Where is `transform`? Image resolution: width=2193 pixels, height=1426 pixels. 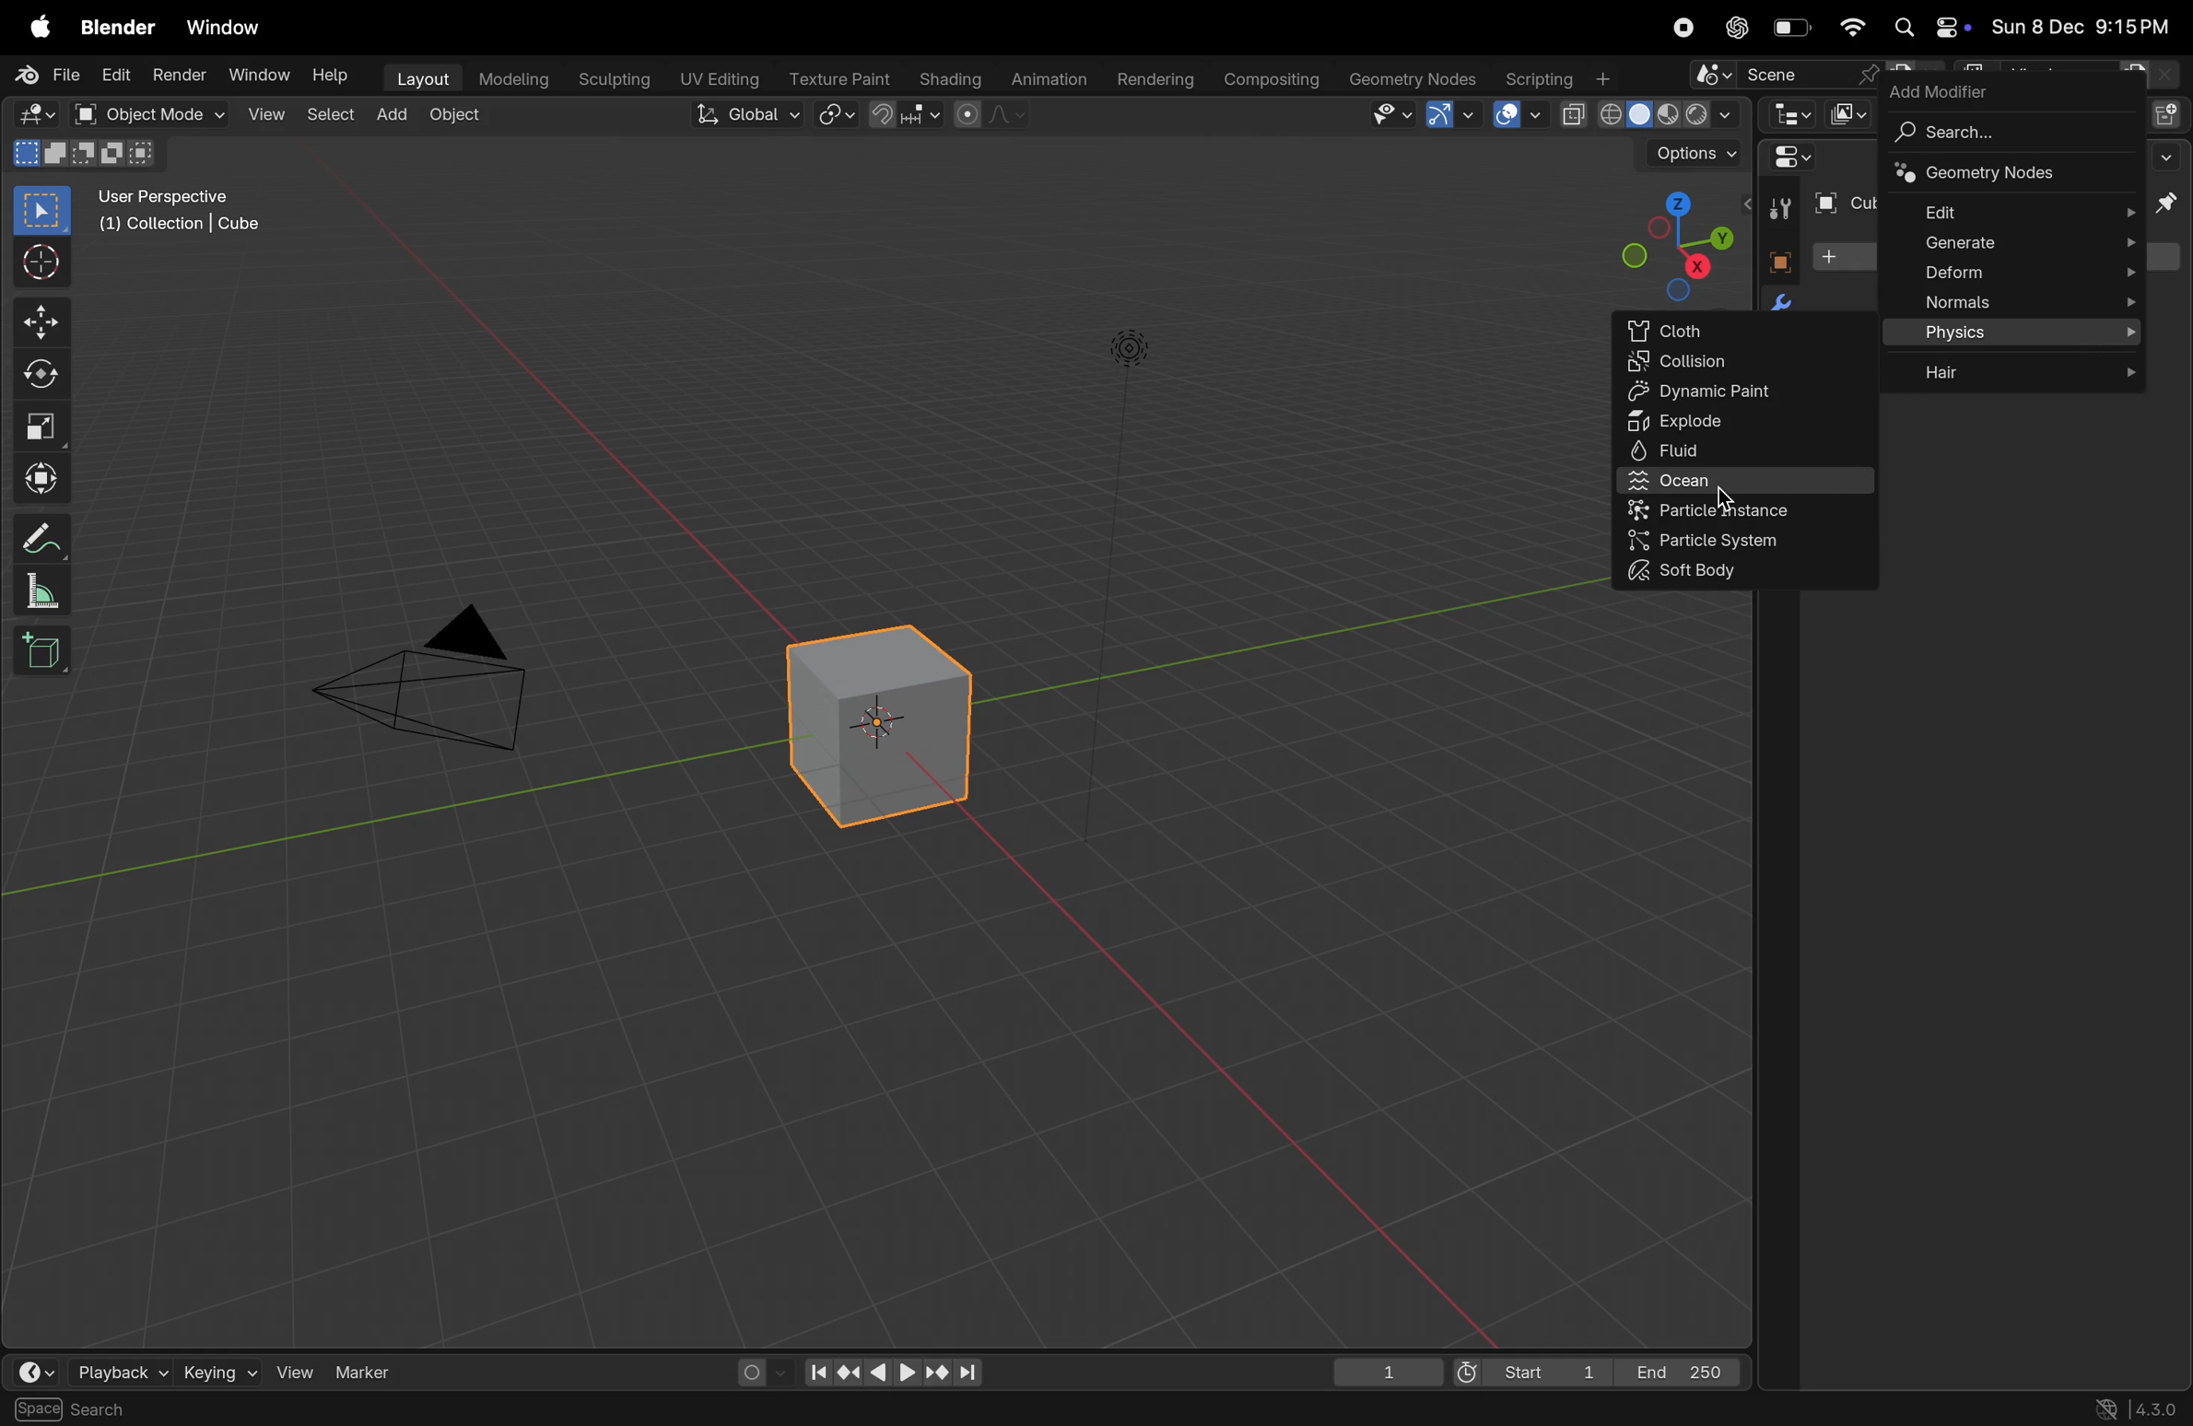 transform is located at coordinates (41, 476).